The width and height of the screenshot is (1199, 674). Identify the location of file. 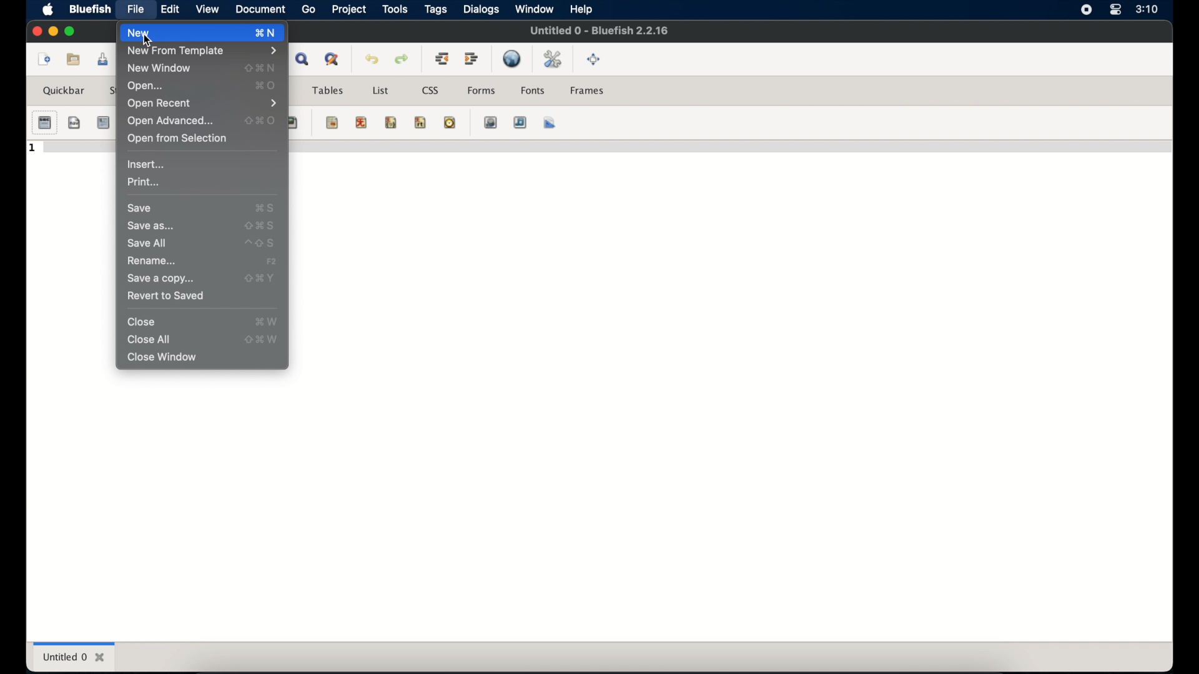
(137, 9).